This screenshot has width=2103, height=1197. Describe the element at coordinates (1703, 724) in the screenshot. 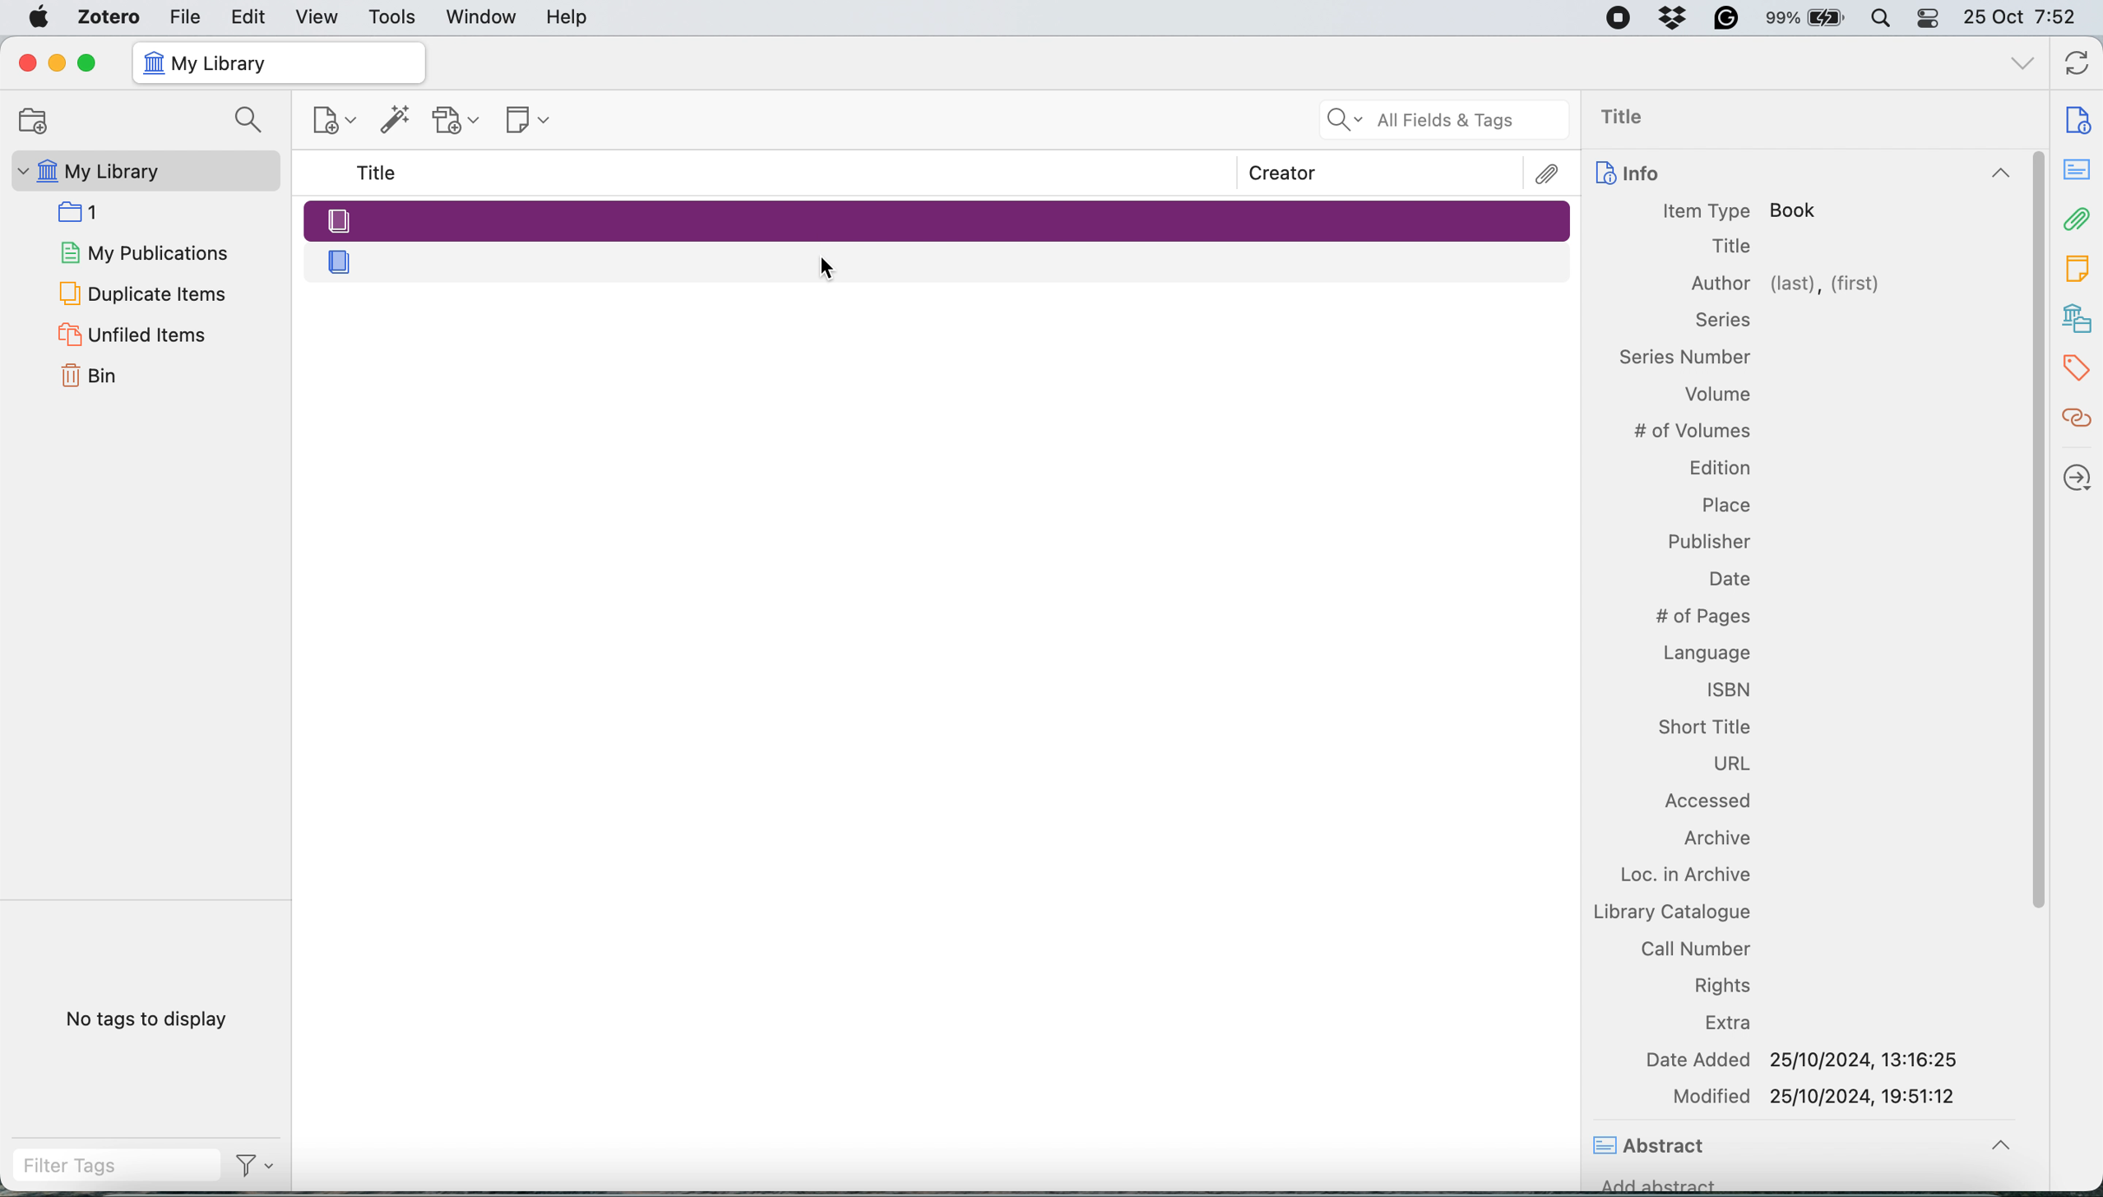

I see `Short Title` at that location.